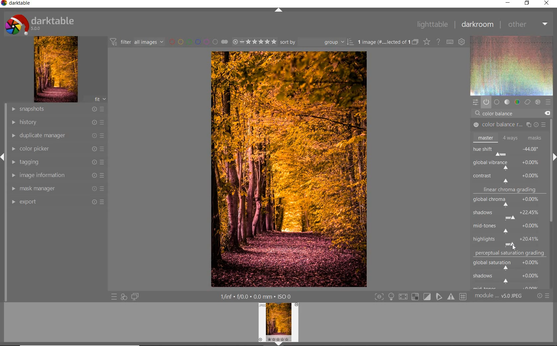 The width and height of the screenshot is (557, 346). Describe the element at coordinates (510, 202) in the screenshot. I see `global chroma` at that location.